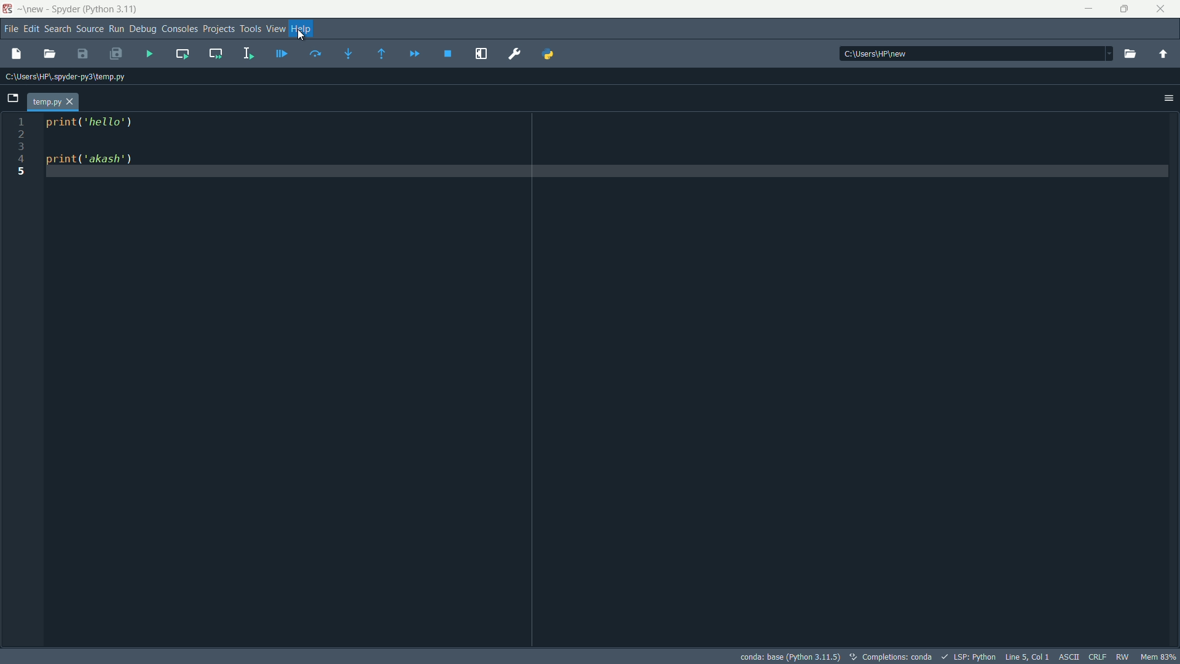 Image resolution: width=1180 pixels, height=664 pixels. What do you see at coordinates (143, 30) in the screenshot?
I see `debug menu` at bounding box center [143, 30].